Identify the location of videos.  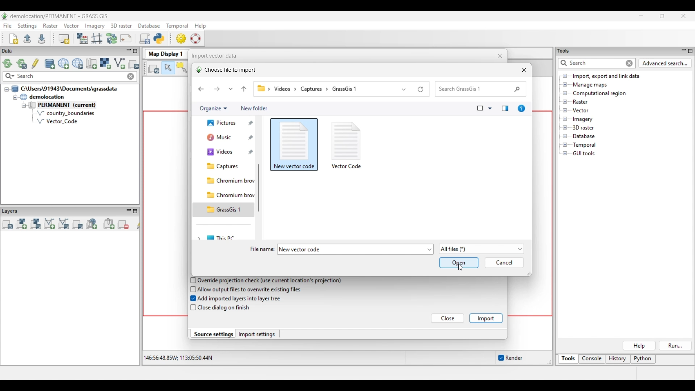
(286, 89).